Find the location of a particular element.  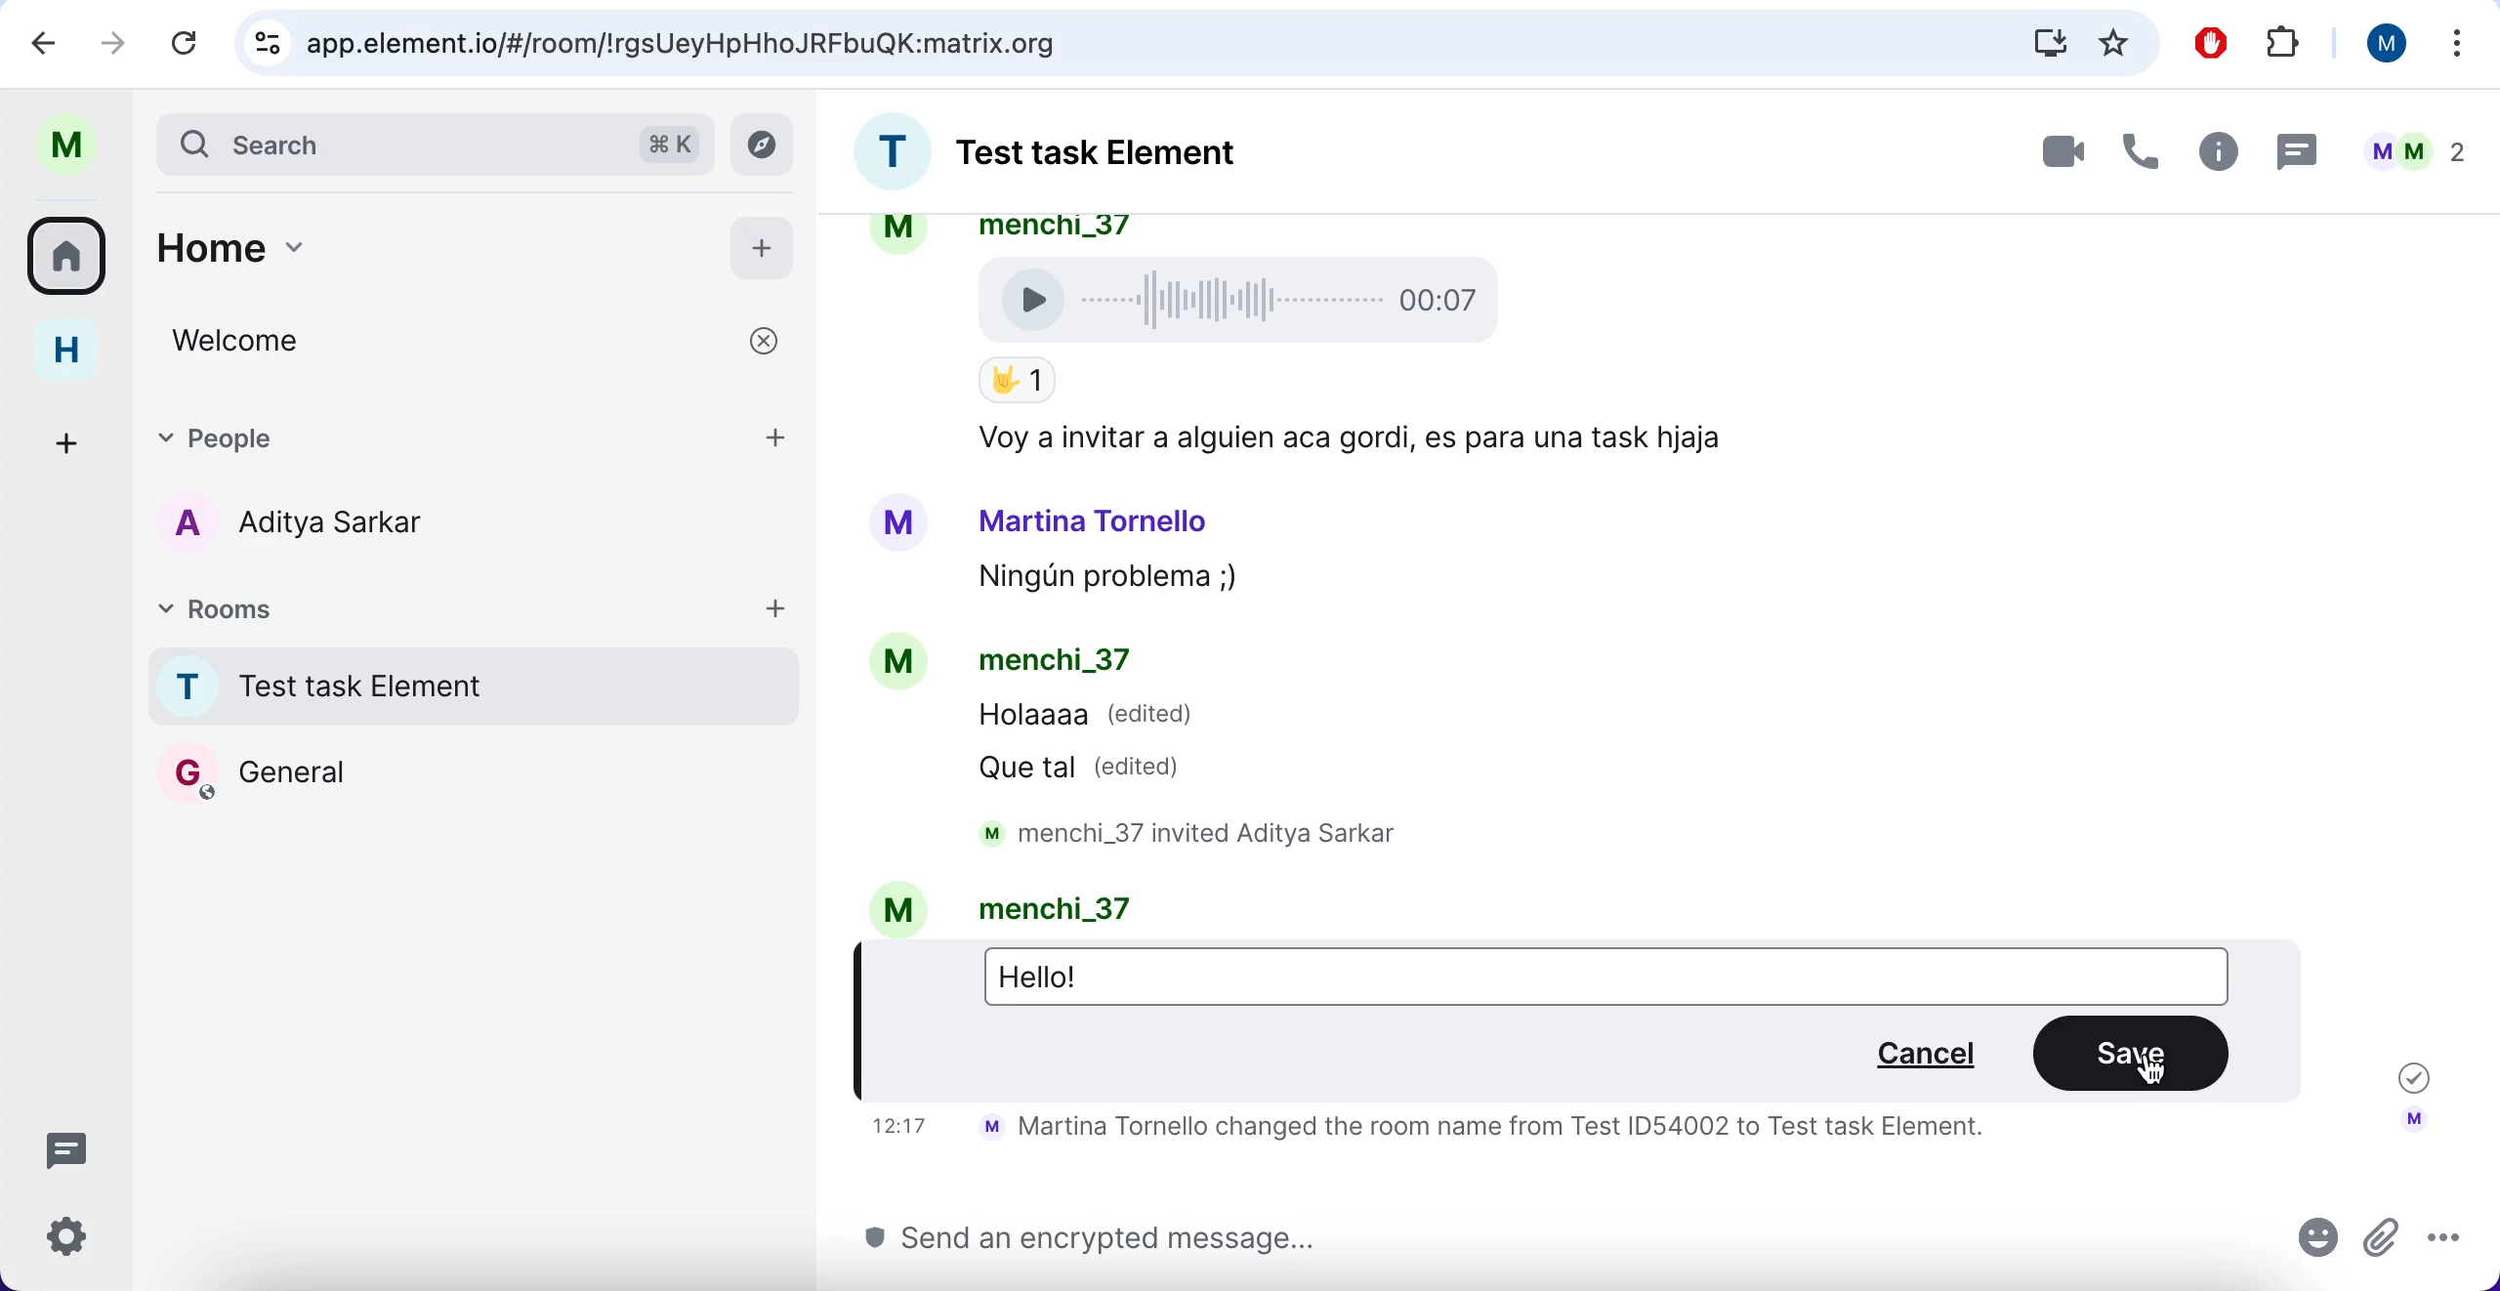

add is located at coordinates (764, 249).